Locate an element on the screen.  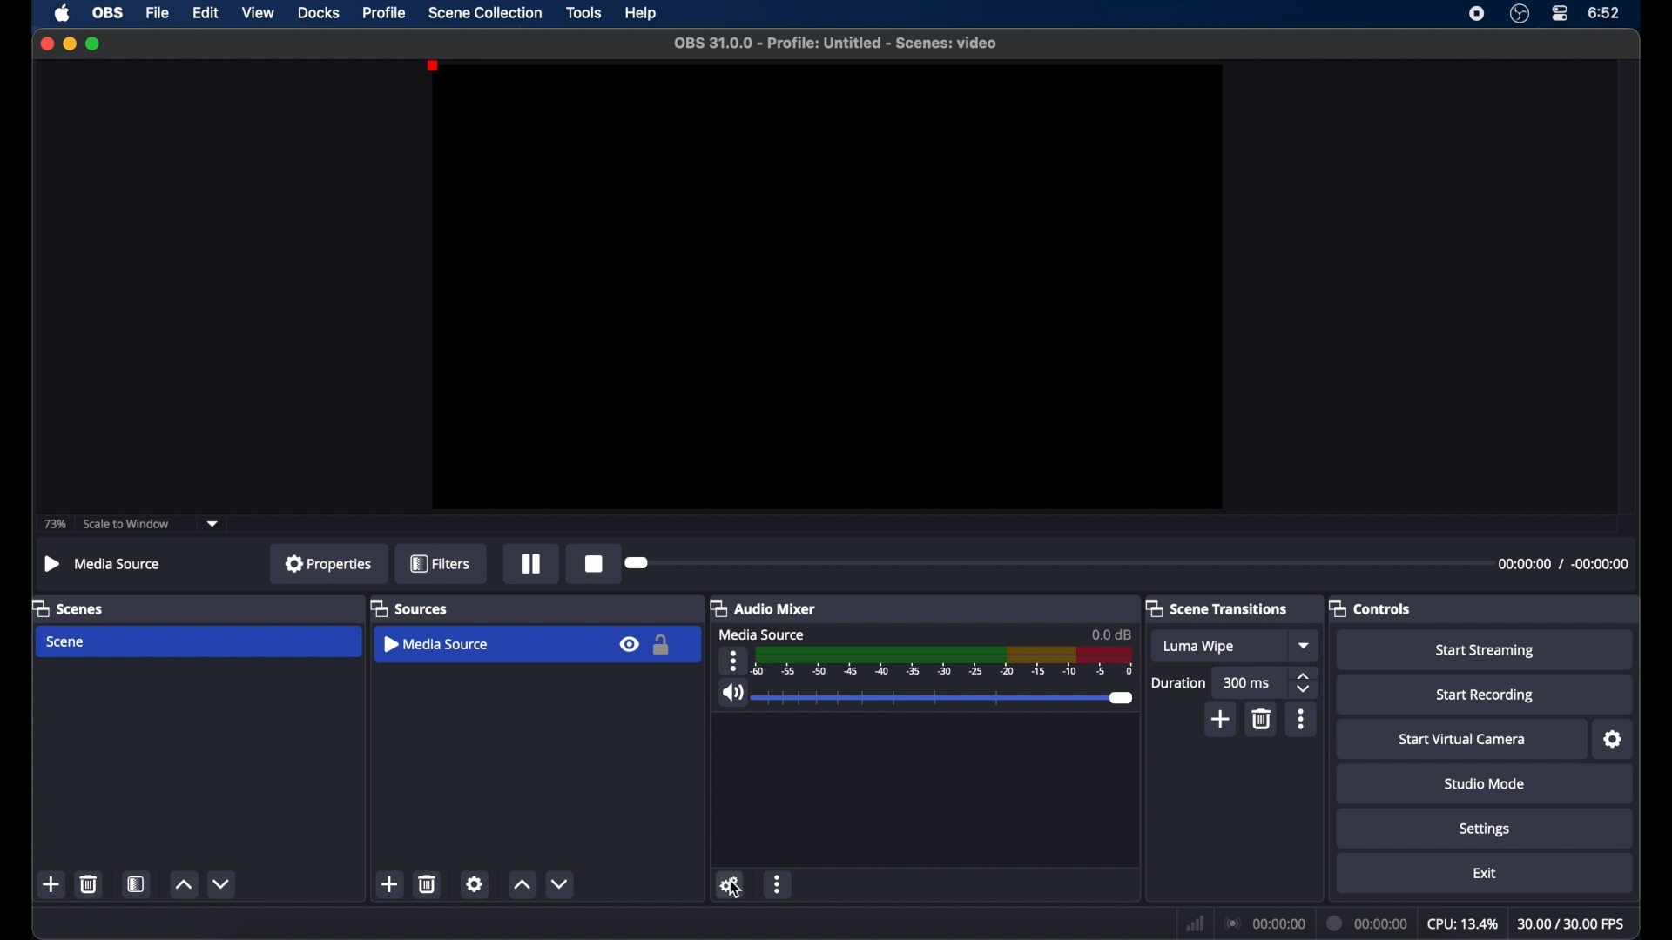
edit is located at coordinates (206, 13).